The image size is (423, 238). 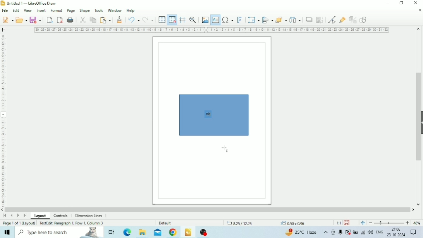 I want to click on Export Directly as PDF, so click(x=60, y=20).